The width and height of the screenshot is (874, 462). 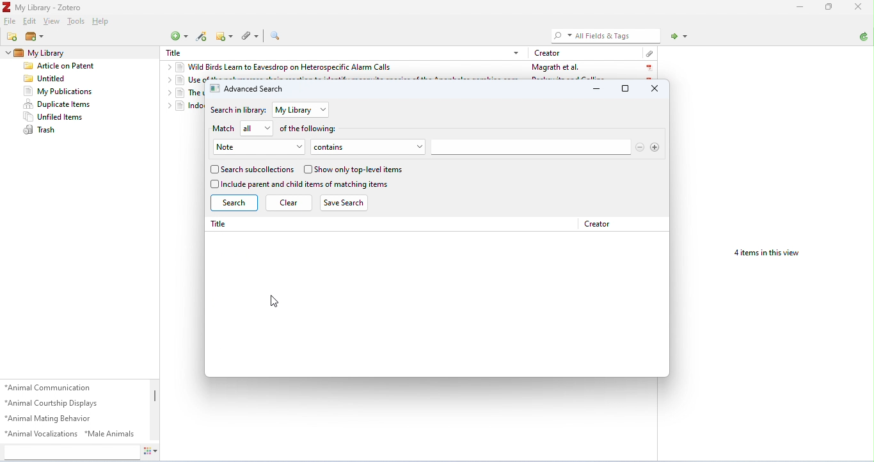 What do you see at coordinates (640, 147) in the screenshot?
I see `remove search options` at bounding box center [640, 147].